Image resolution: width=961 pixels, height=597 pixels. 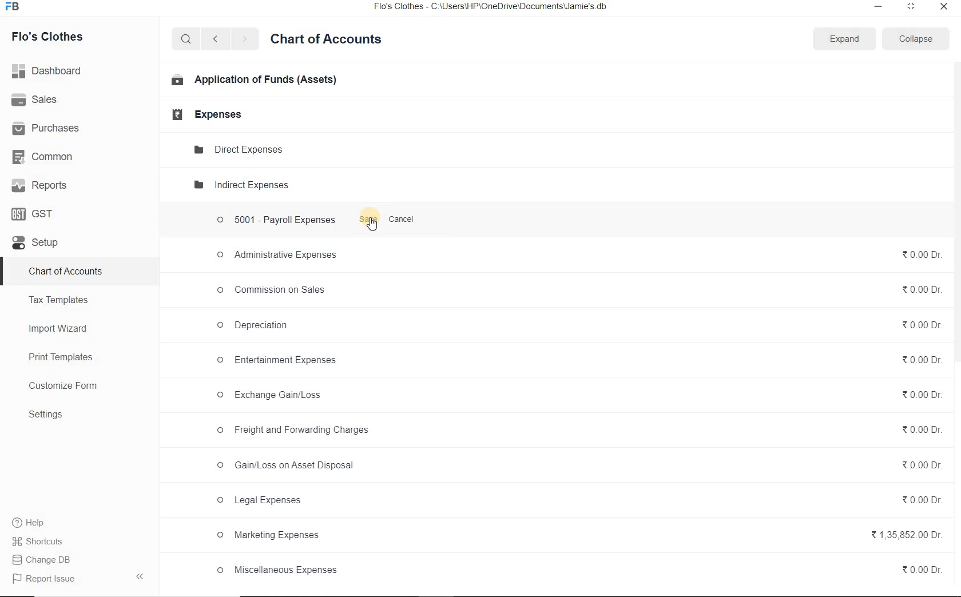 What do you see at coordinates (244, 40) in the screenshot?
I see `next` at bounding box center [244, 40].